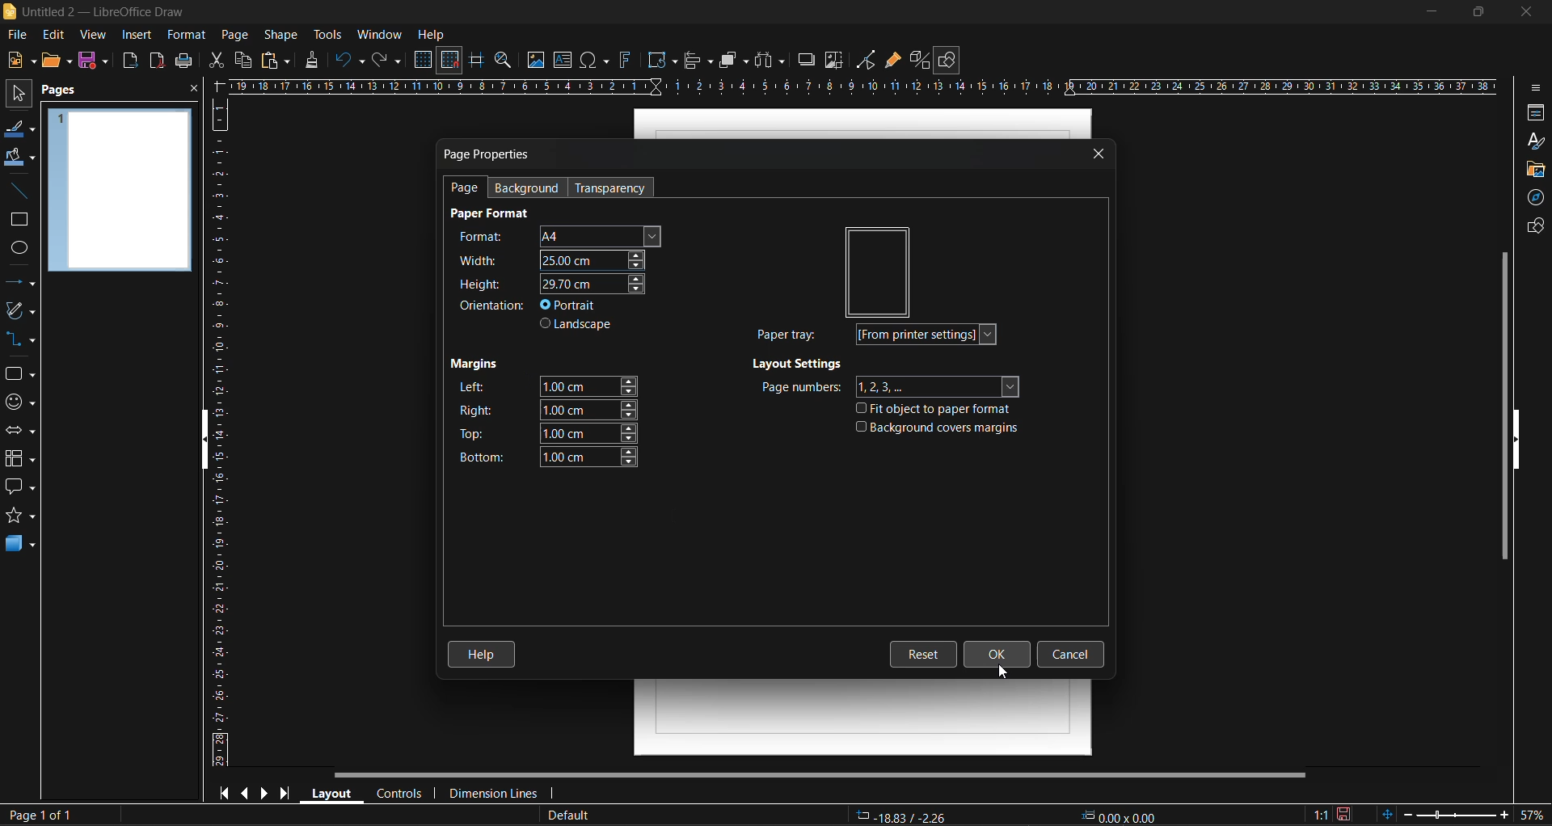  Describe the element at coordinates (478, 59) in the screenshot. I see `helplines` at that location.